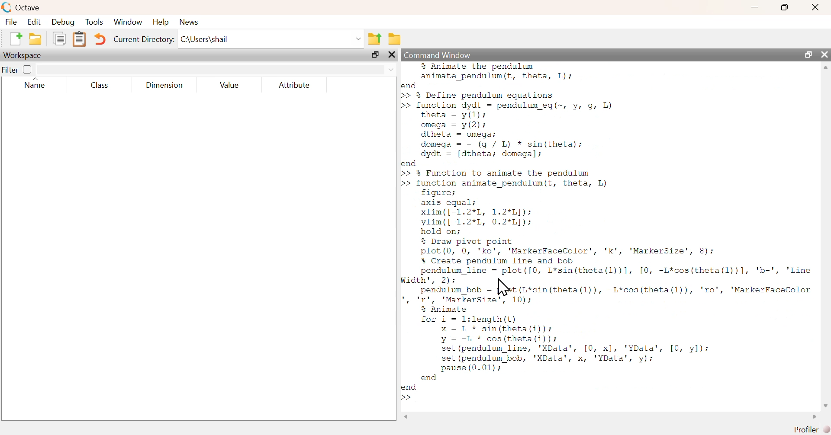 This screenshot has width=831, height=435. I want to click on Close, so click(393, 55).